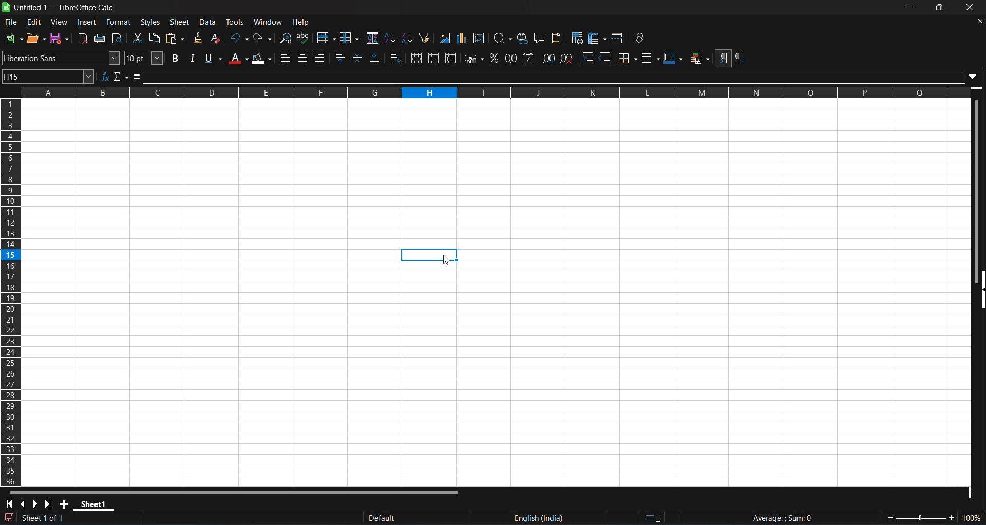 The image size is (986, 525). I want to click on format as number, so click(510, 58).